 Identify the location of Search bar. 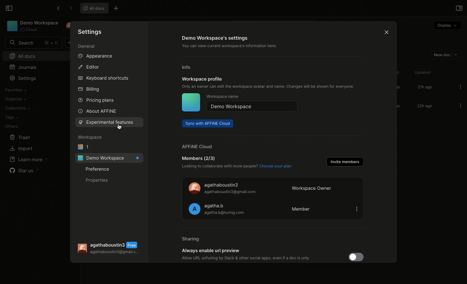
(33, 43).